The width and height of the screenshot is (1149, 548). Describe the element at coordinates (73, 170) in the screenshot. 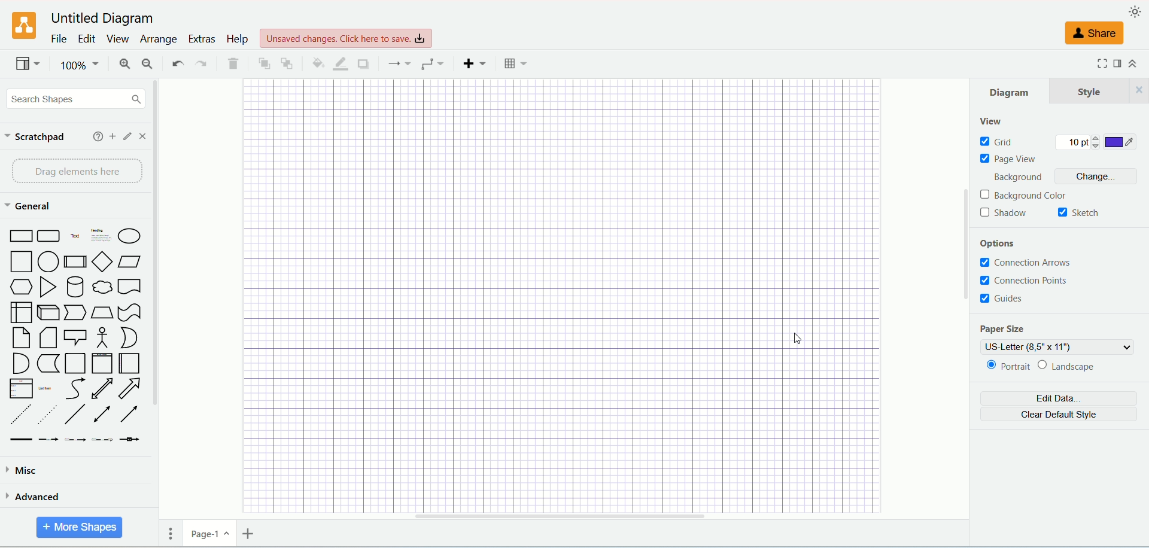

I see `drag elements here` at that location.